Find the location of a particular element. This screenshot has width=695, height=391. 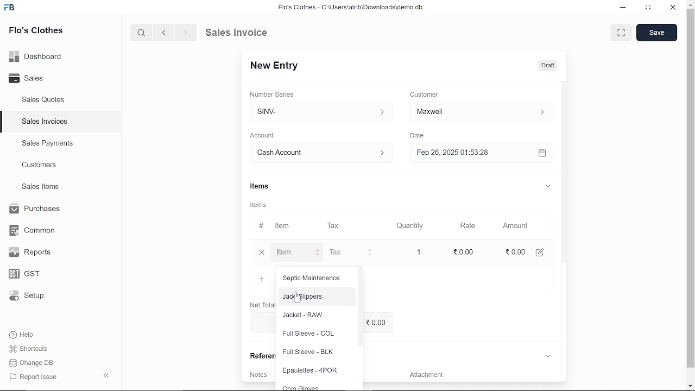

Change DB is located at coordinates (35, 363).